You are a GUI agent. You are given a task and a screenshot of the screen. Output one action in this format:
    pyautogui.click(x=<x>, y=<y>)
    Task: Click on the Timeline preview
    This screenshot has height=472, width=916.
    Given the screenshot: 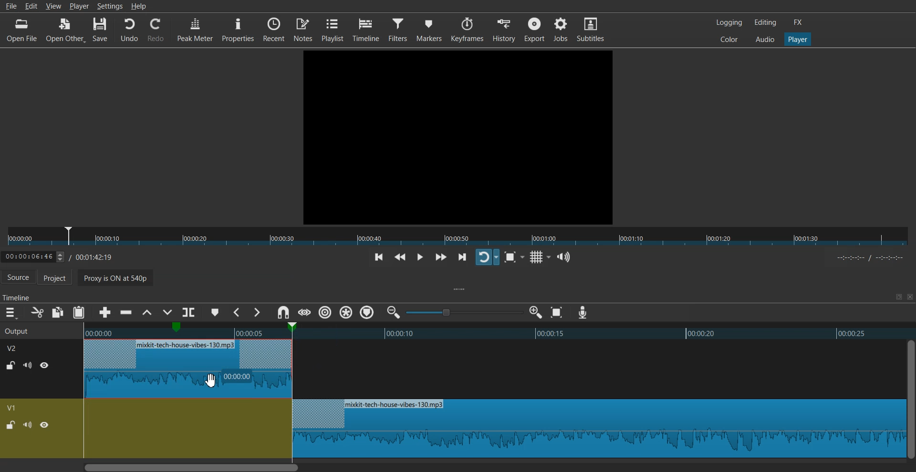 What is the action you would take?
    pyautogui.click(x=492, y=331)
    